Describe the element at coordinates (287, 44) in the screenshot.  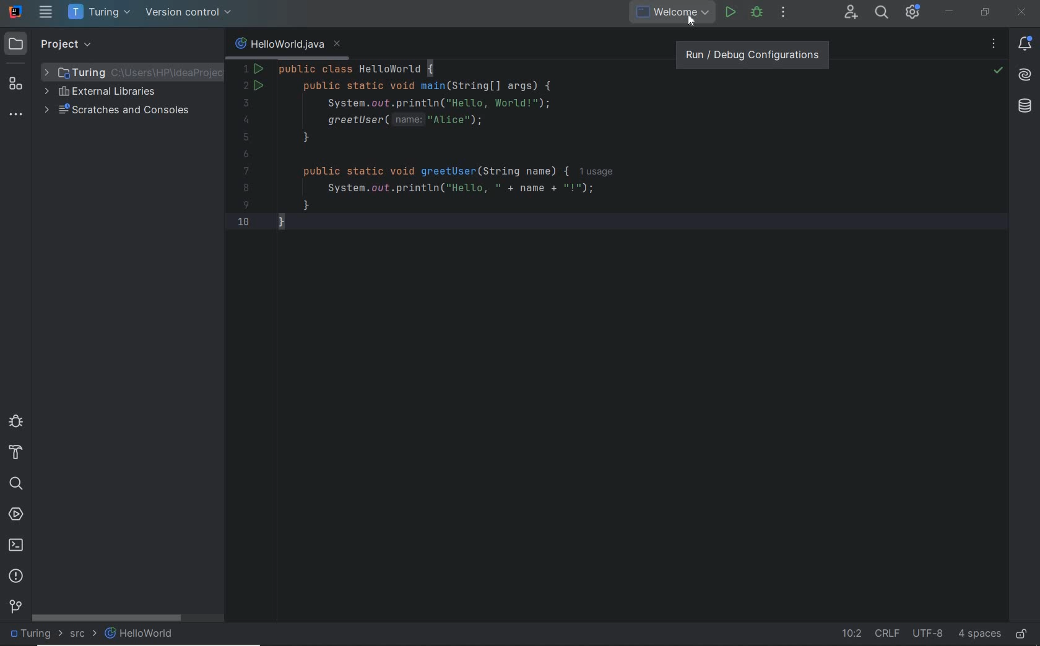
I see `file name` at that location.